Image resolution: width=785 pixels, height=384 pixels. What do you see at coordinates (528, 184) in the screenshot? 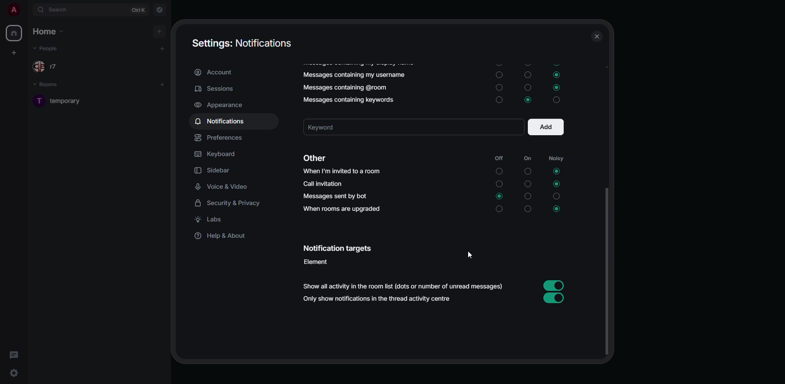
I see `On` at bounding box center [528, 184].